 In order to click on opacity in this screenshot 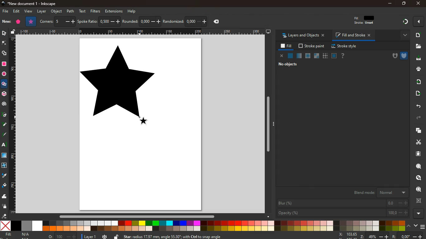, I will do `click(299, 57)`.